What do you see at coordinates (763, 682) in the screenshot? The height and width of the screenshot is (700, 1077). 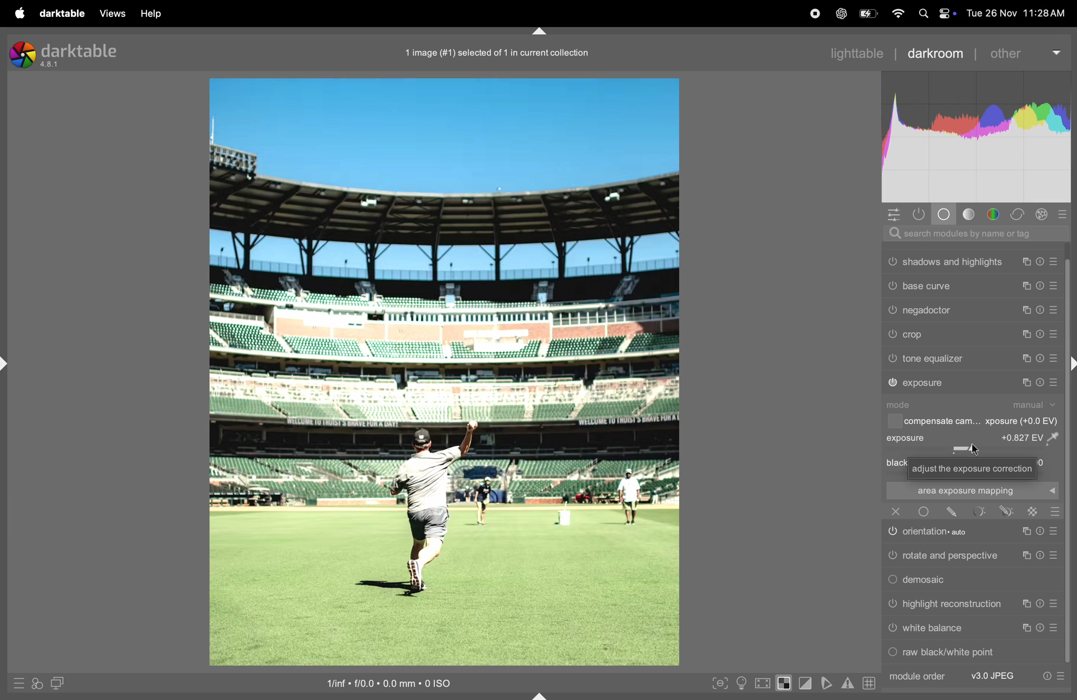 I see `toggle high qualiry processing` at bounding box center [763, 682].